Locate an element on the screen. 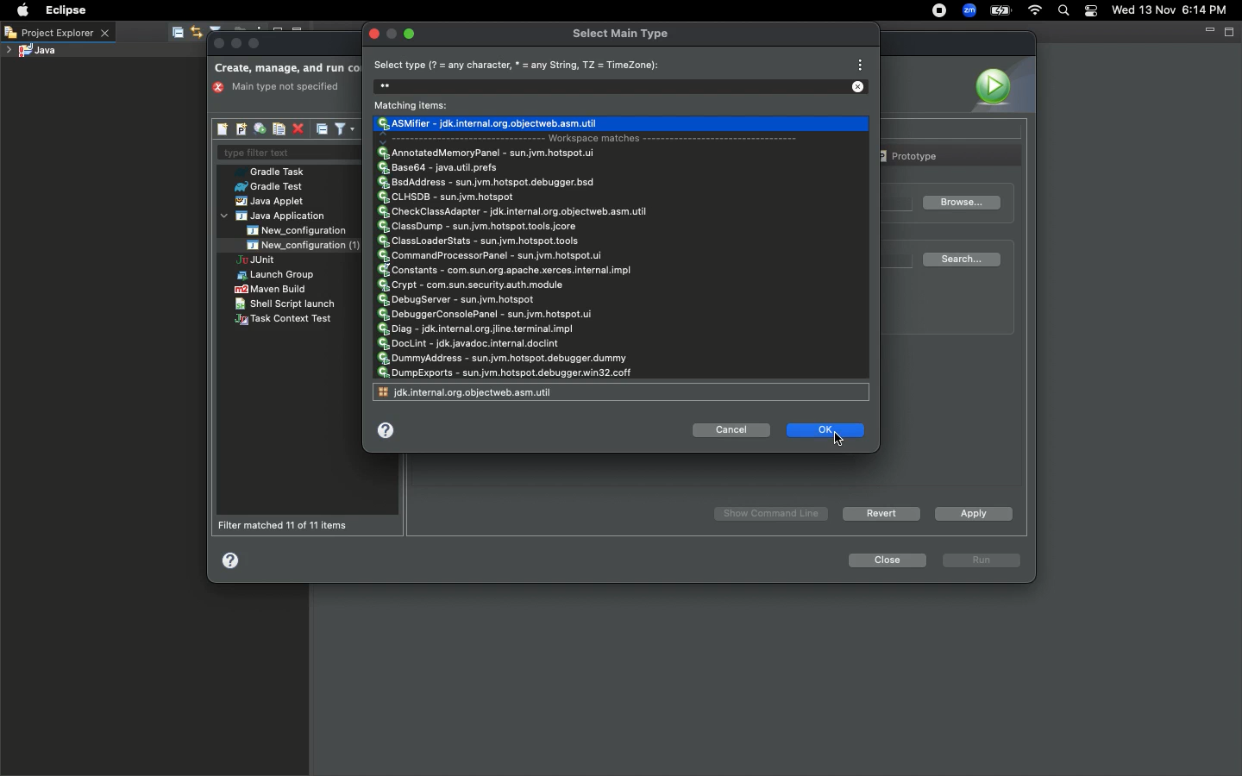 Image resolution: width=1242 pixels, height=776 pixels. Crypt - com.sun.security.auth.module is located at coordinates (472, 284).